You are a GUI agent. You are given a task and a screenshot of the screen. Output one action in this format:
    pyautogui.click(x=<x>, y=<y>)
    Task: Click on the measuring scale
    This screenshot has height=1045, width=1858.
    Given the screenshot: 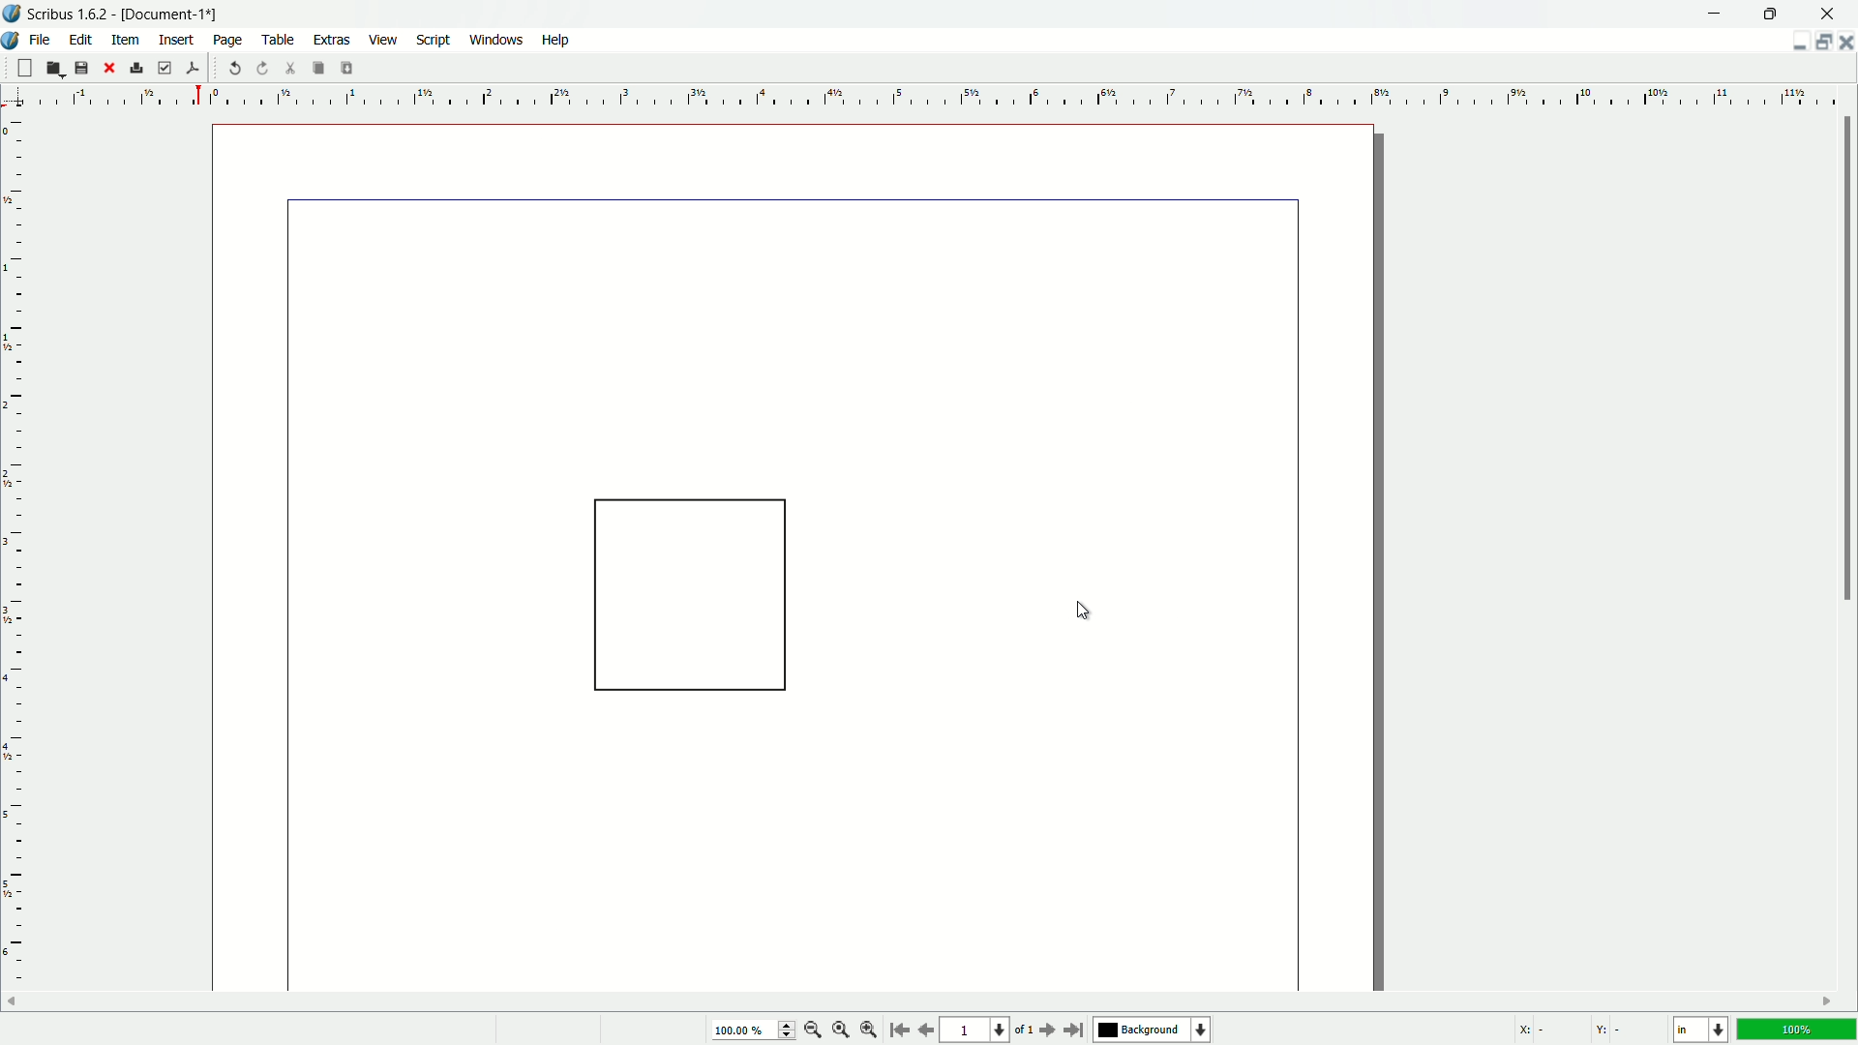 What is the action you would take?
    pyautogui.click(x=950, y=96)
    